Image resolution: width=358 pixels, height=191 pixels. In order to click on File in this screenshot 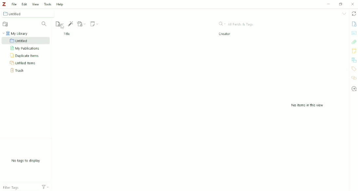, I will do `click(14, 4)`.